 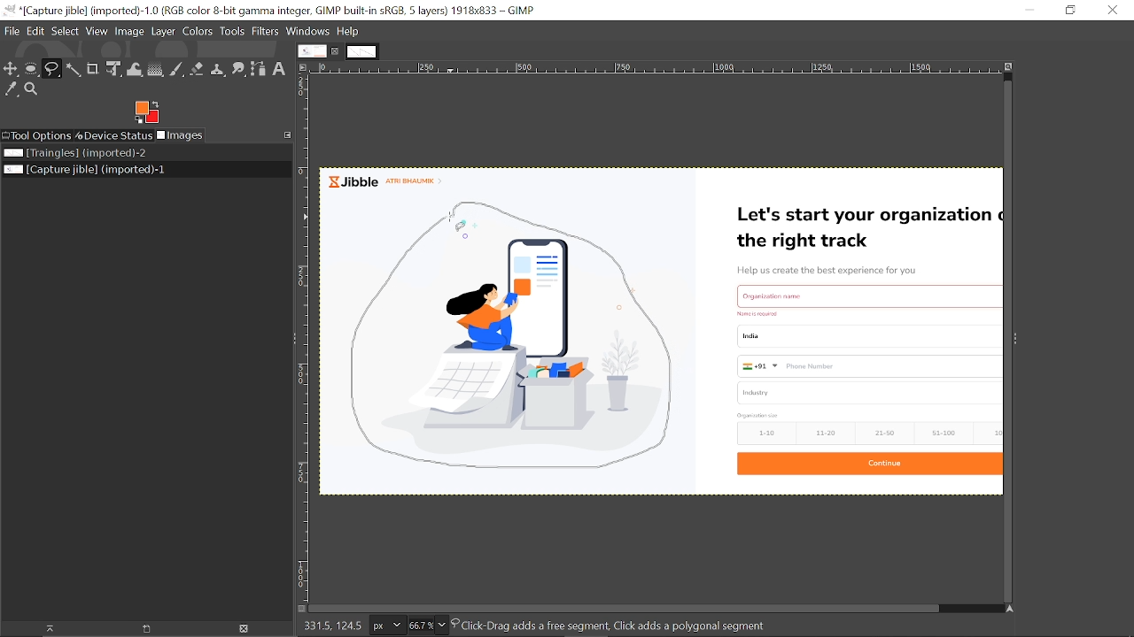 I want to click on Zoom tool, so click(x=31, y=88).